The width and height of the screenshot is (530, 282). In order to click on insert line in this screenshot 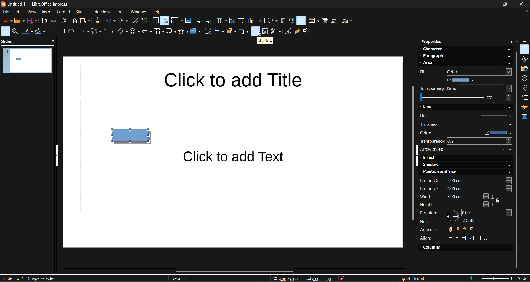, I will do `click(52, 32)`.